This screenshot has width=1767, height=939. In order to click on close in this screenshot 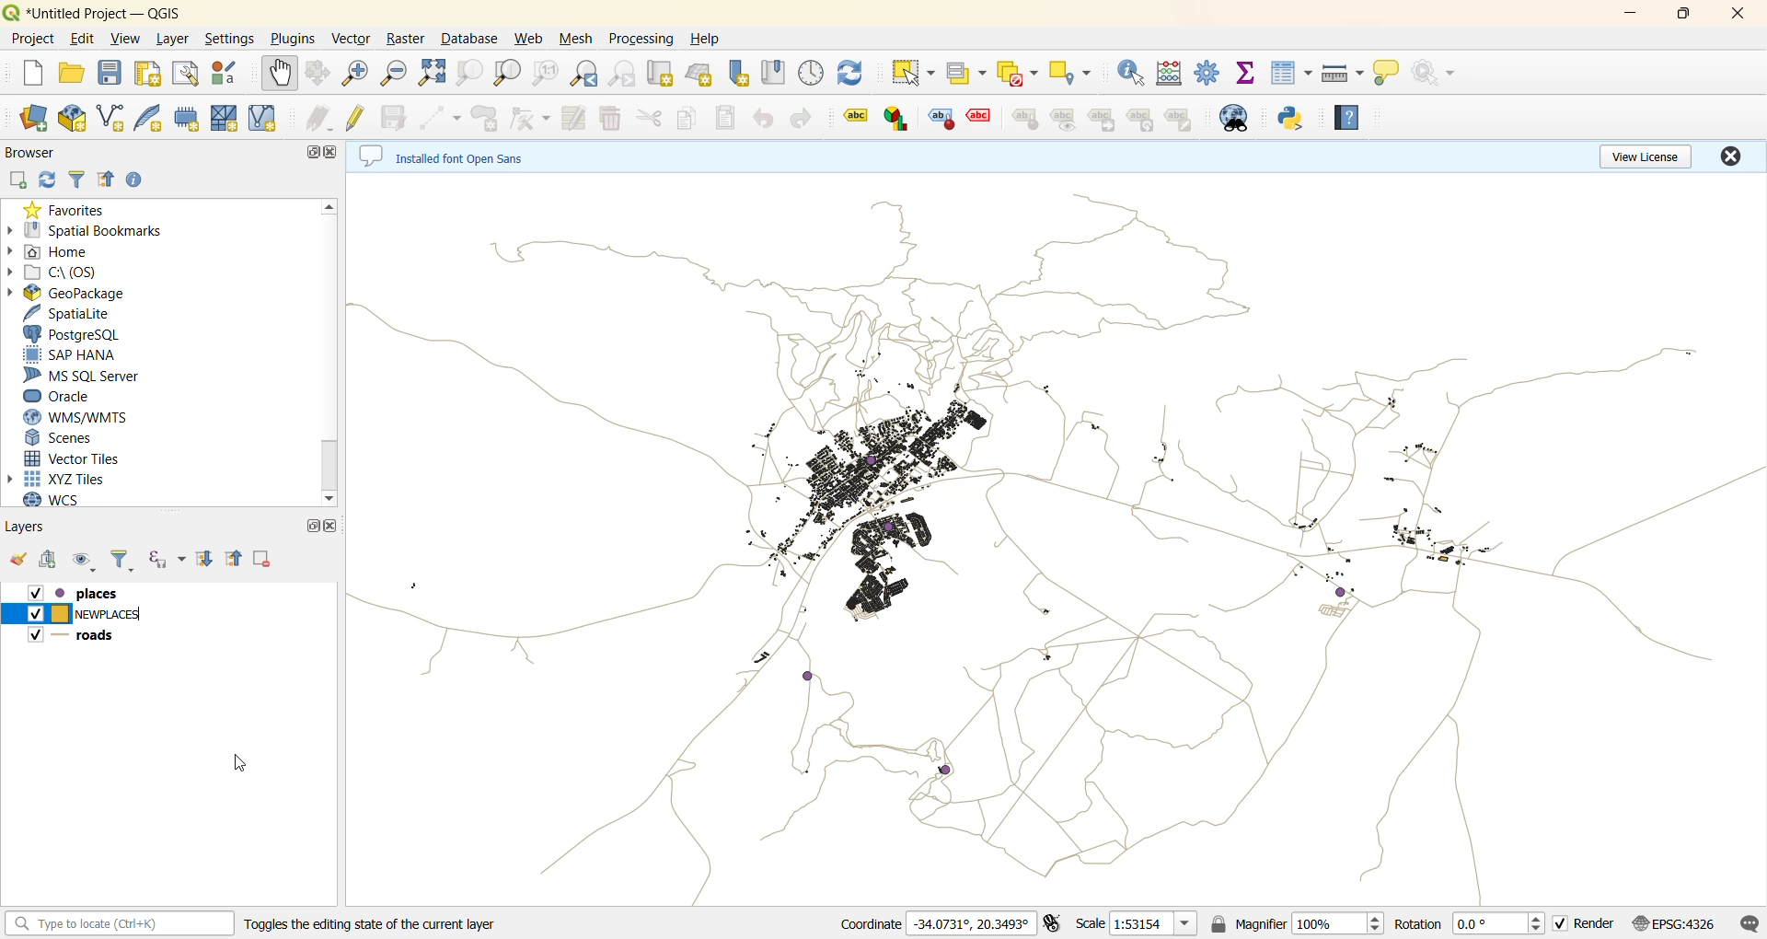, I will do `click(1737, 16)`.